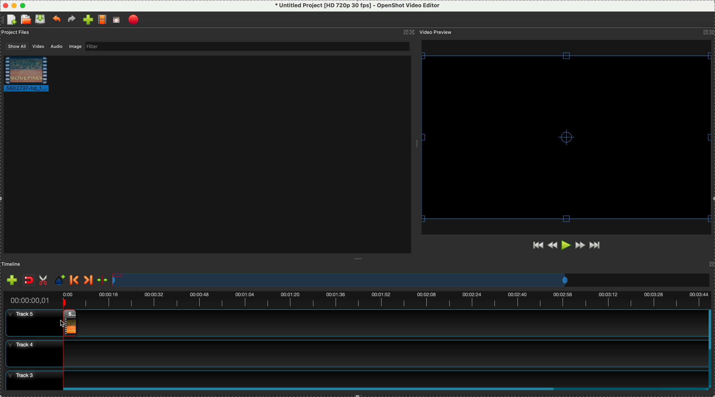  Describe the element at coordinates (358, 6) in the screenshot. I see `* Untitled Project [HD 720p 30 fps] - OpenShot Video Editor` at that location.